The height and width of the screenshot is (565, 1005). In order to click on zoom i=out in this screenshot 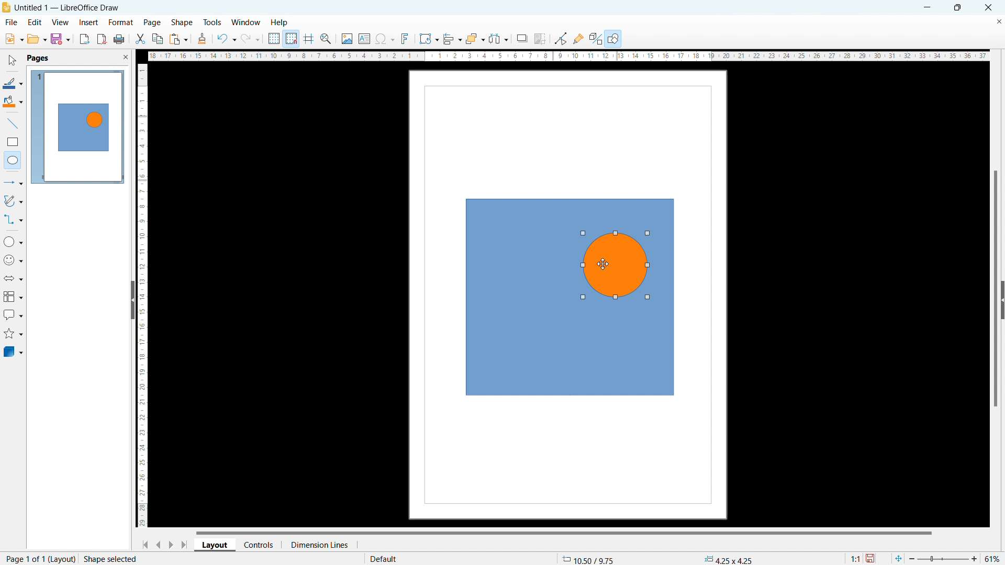, I will do `click(913, 558)`.